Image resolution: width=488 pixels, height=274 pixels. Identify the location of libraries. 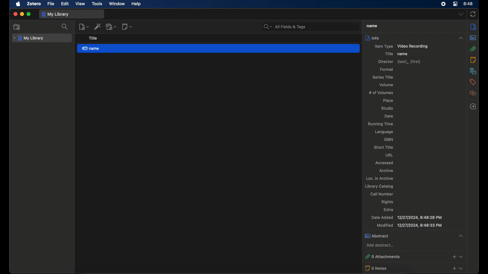
(473, 71).